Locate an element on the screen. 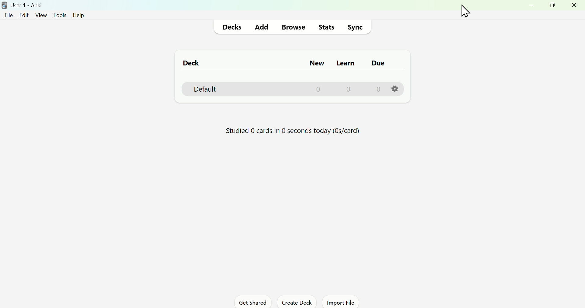 The width and height of the screenshot is (585, 308). Progress is located at coordinates (289, 131).